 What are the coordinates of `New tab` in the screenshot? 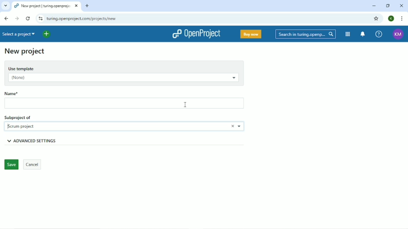 It's located at (87, 6).